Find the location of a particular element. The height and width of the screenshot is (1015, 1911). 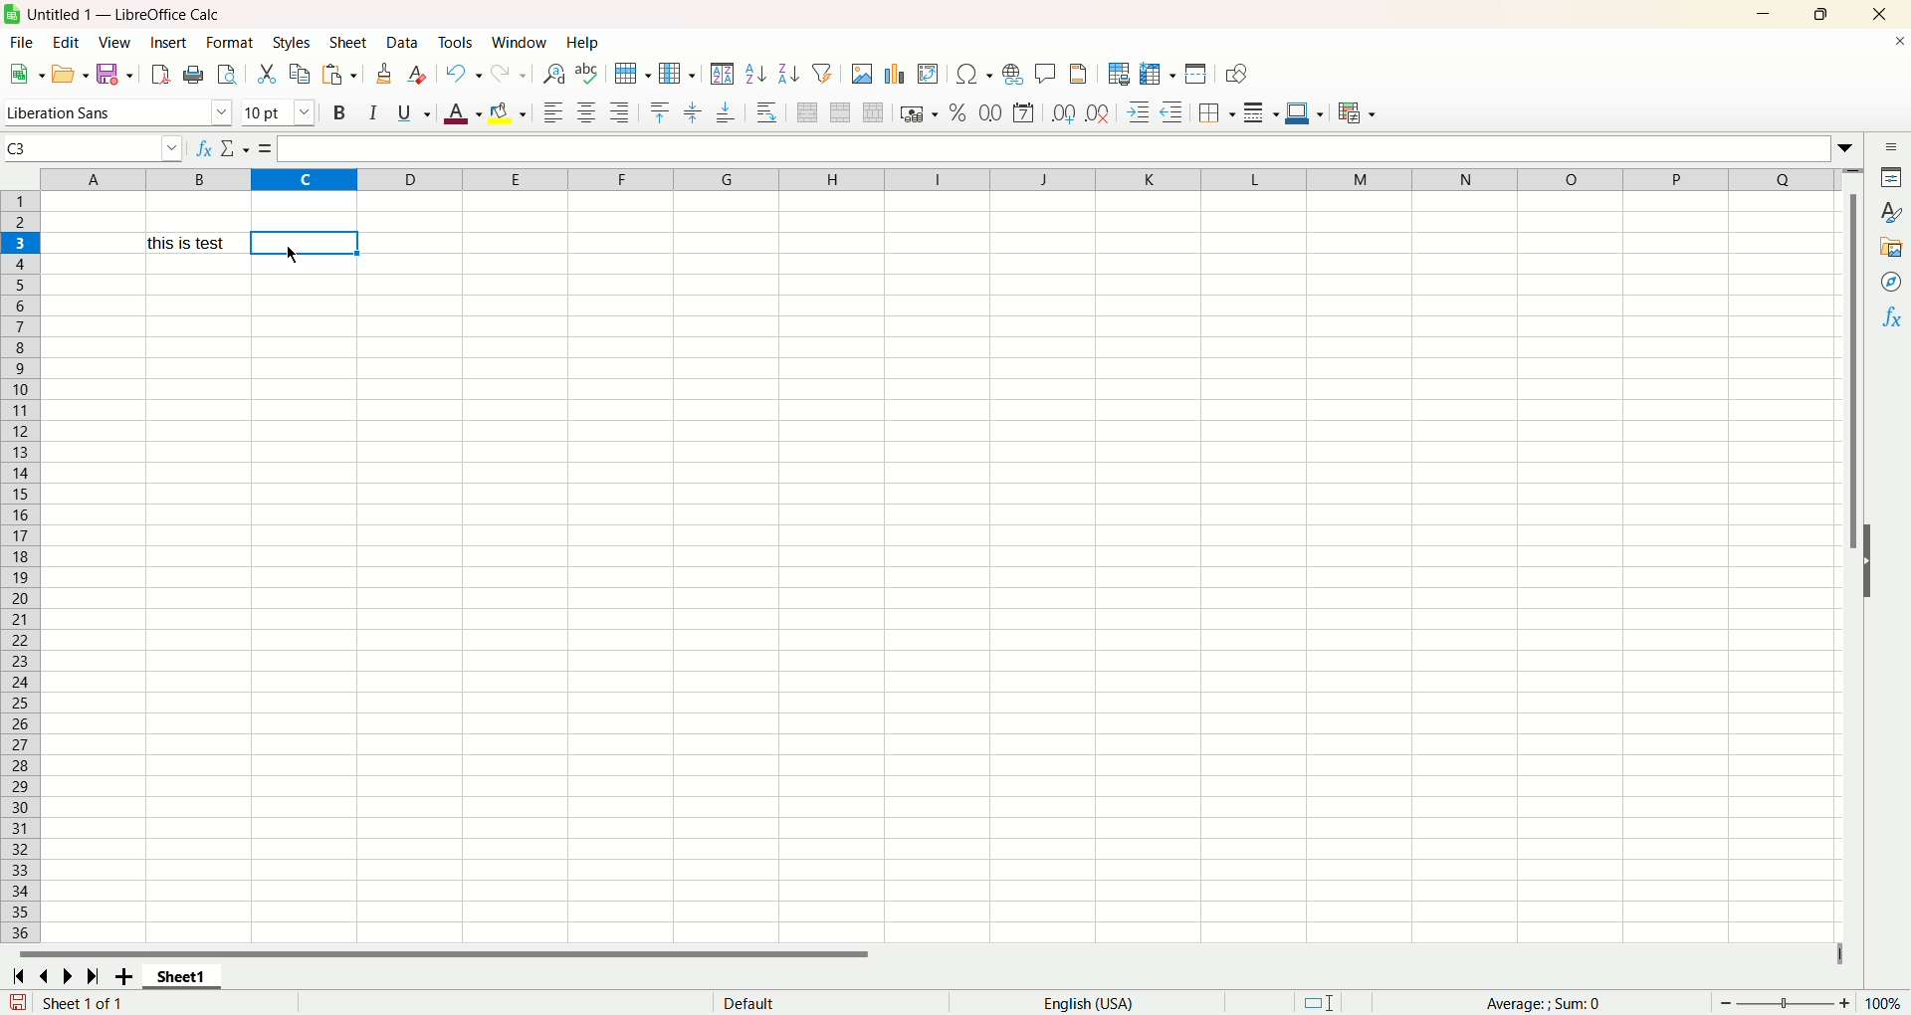

insert comment is located at coordinates (1048, 73).